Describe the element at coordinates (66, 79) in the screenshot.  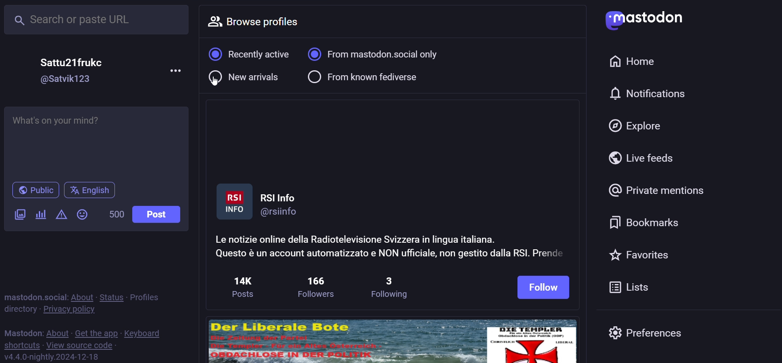
I see `@Satvik123` at that location.